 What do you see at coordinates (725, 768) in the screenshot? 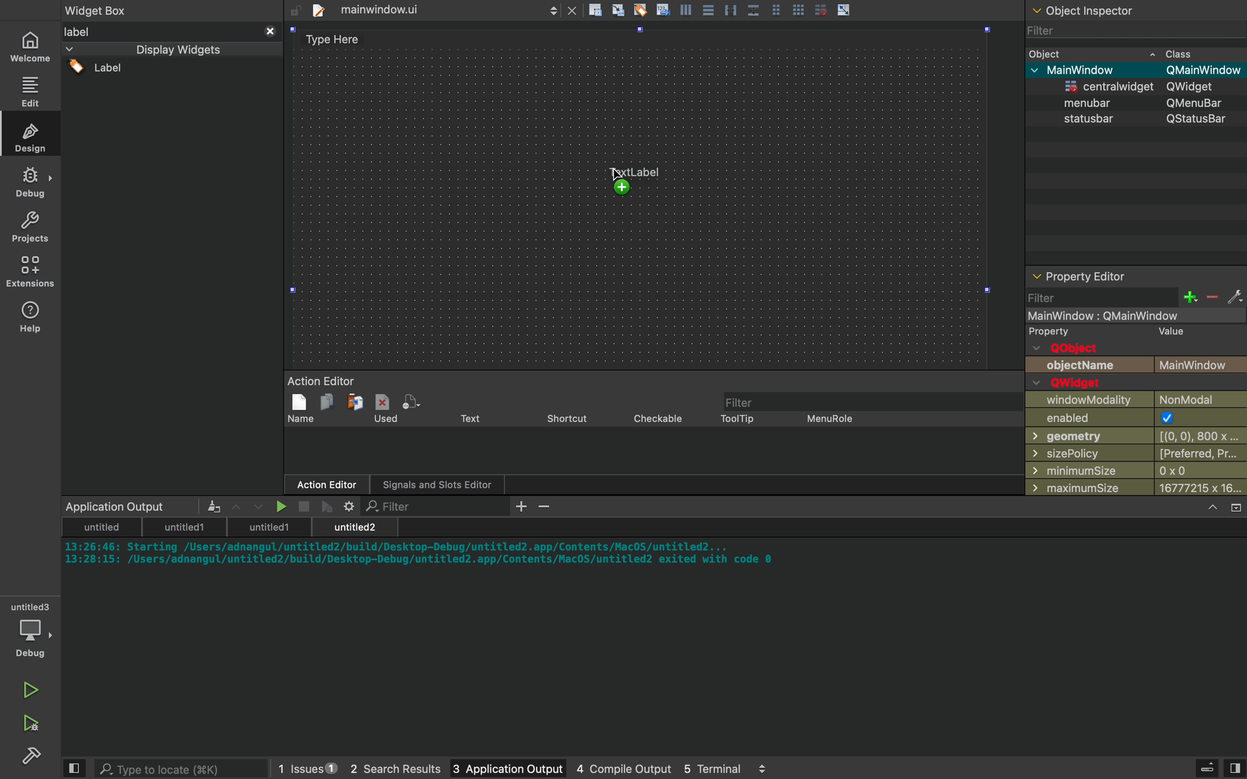
I see `5 terminal` at bounding box center [725, 768].